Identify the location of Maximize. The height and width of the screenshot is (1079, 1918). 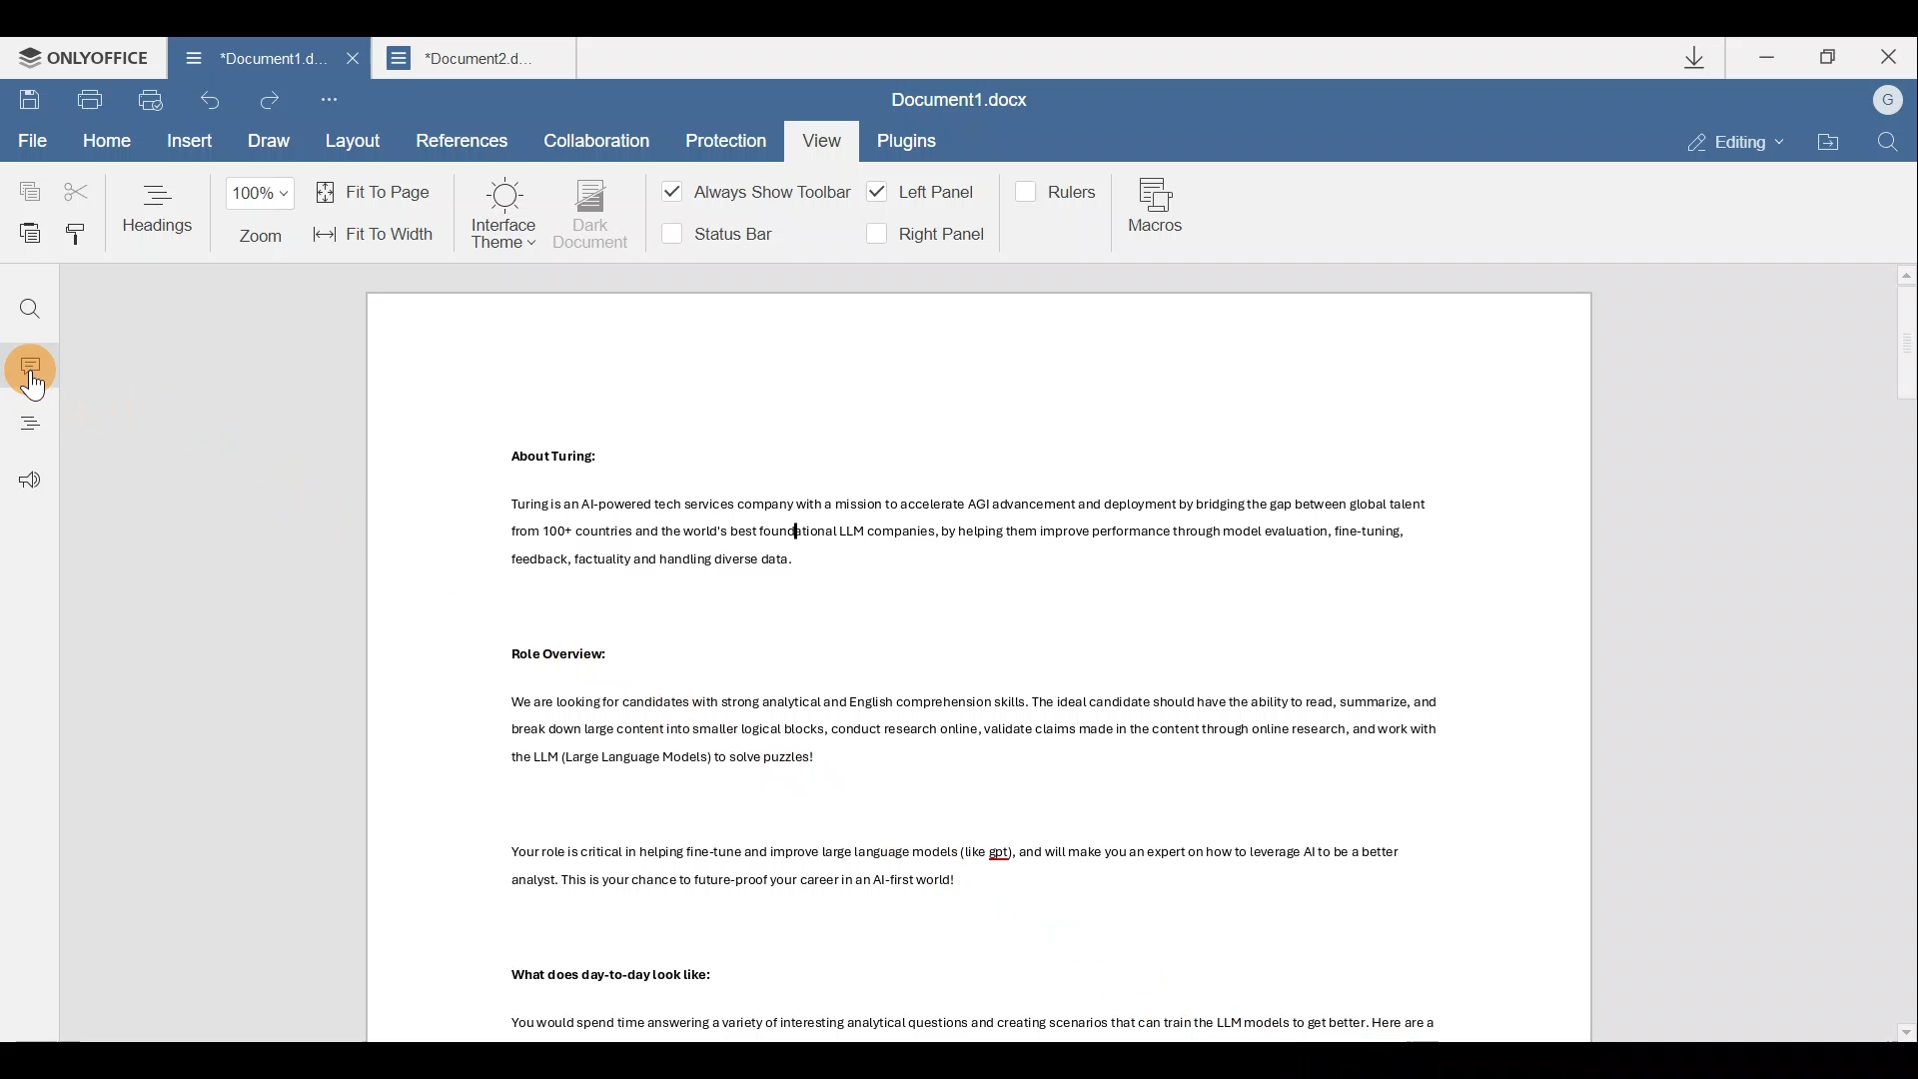
(1832, 57).